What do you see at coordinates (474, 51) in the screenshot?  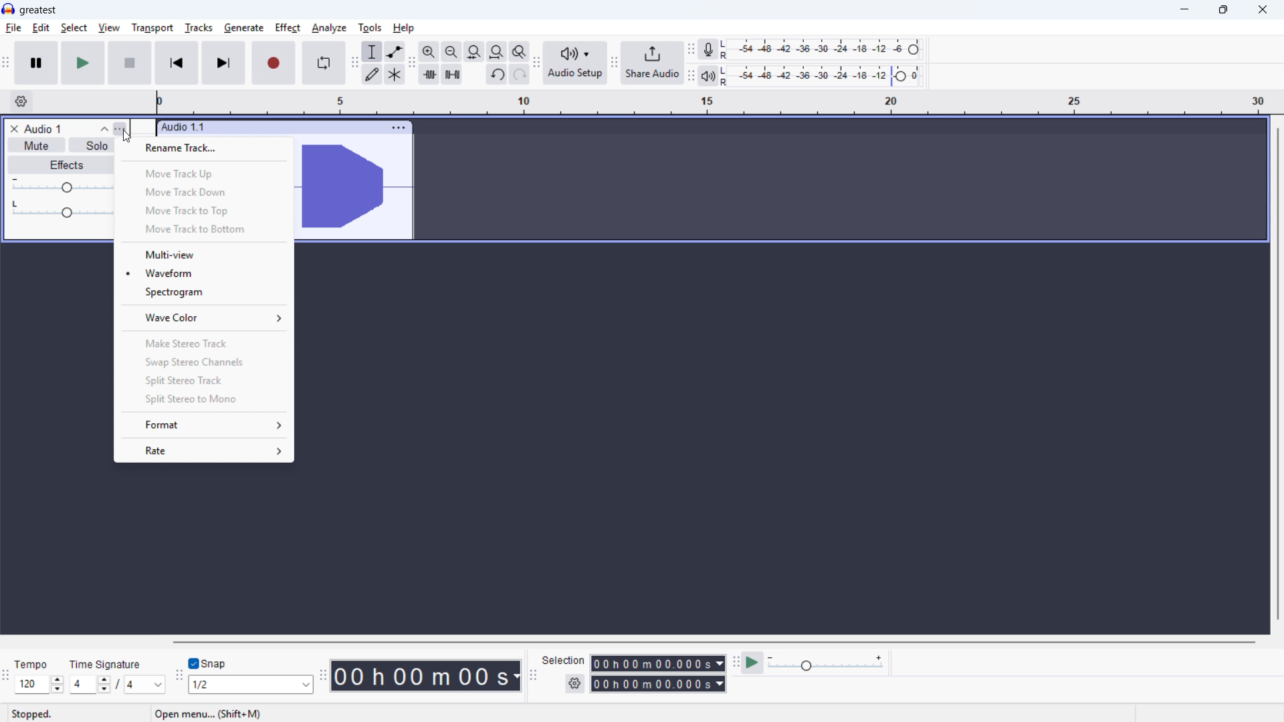 I see `fit selection to width` at bounding box center [474, 51].